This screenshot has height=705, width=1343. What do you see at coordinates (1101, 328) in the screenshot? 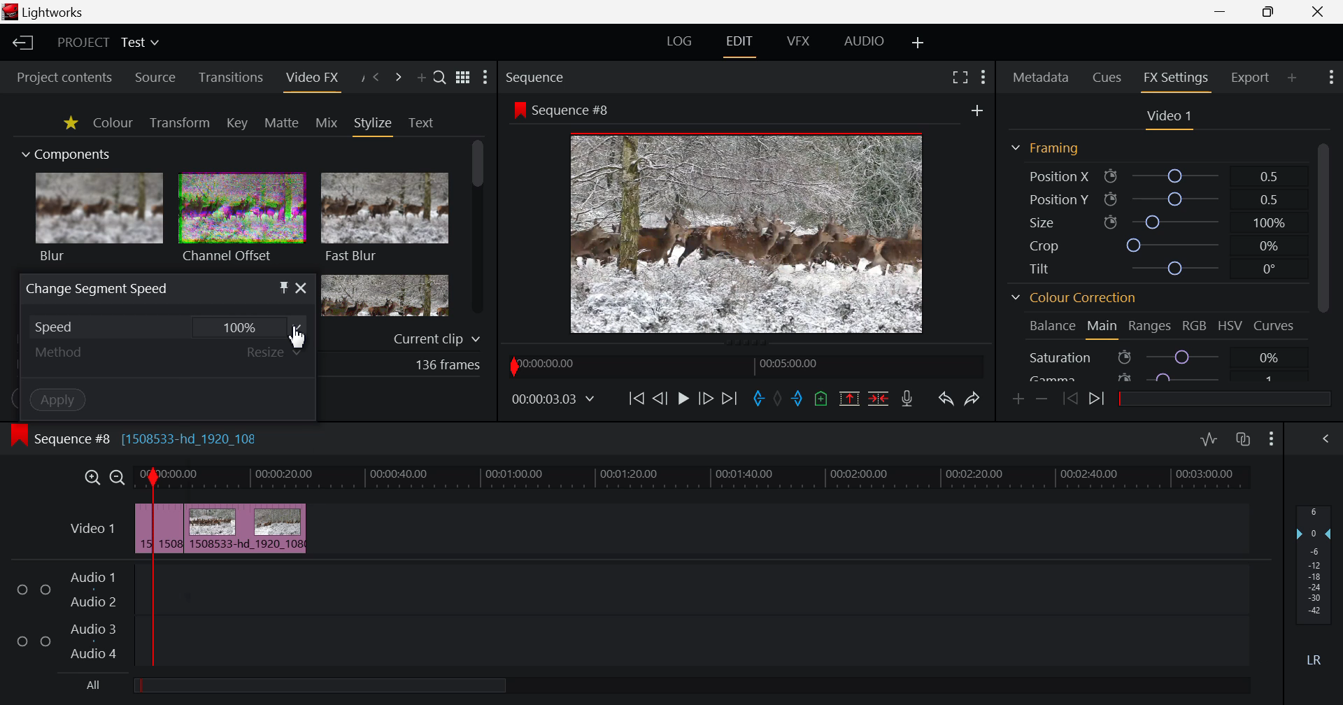
I see `Main Tab Open` at bounding box center [1101, 328].